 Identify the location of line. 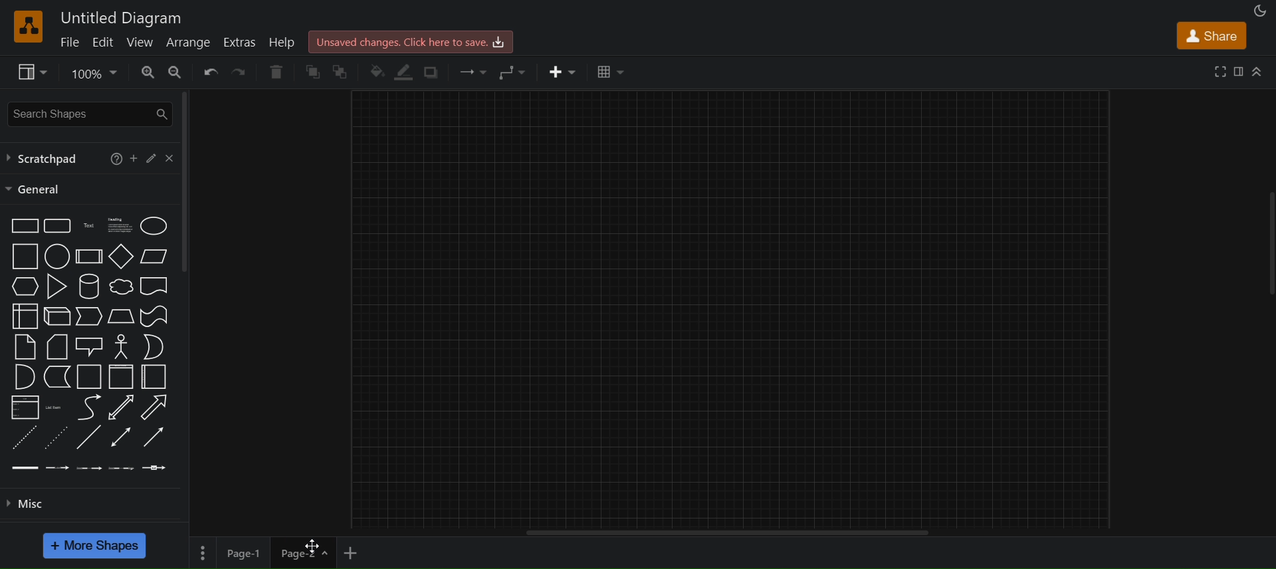
(87, 437).